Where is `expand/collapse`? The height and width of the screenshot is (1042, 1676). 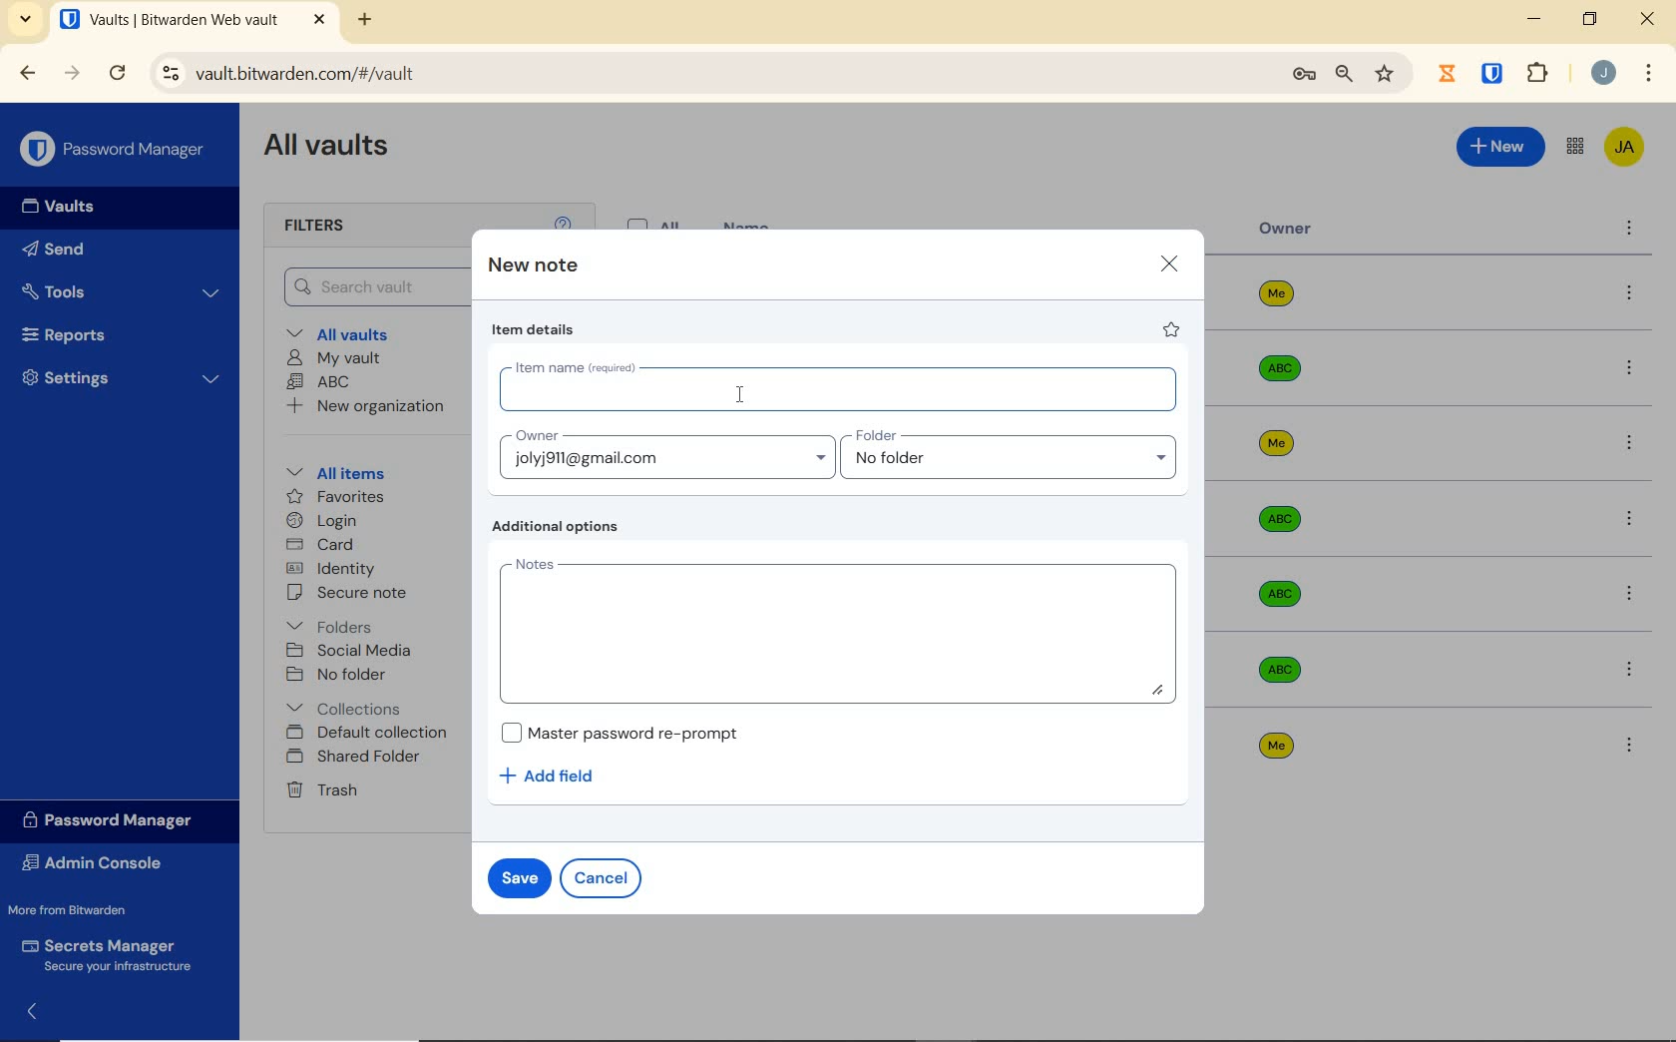 expand/collapse is located at coordinates (36, 1009).